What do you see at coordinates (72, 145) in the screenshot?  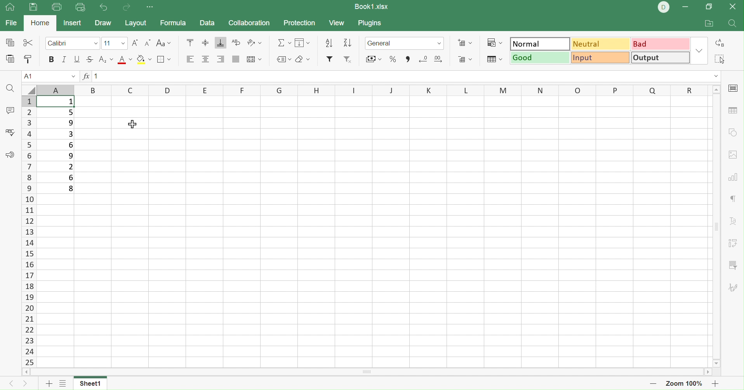 I see `6` at bounding box center [72, 145].